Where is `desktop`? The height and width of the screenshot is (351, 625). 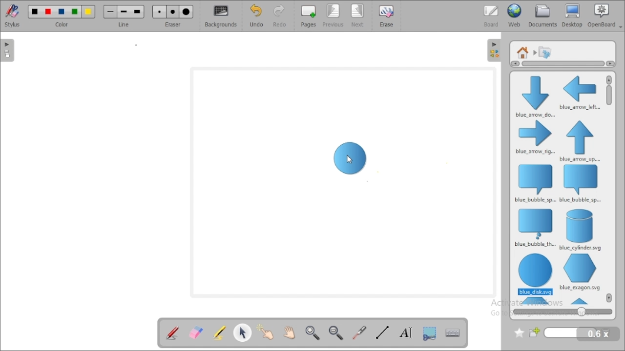 desktop is located at coordinates (573, 16).